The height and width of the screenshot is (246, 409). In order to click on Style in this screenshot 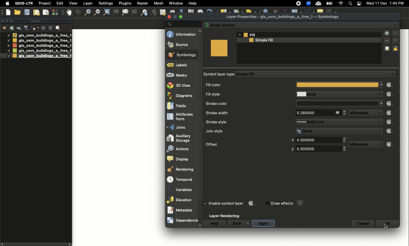, I will do `click(237, 223)`.